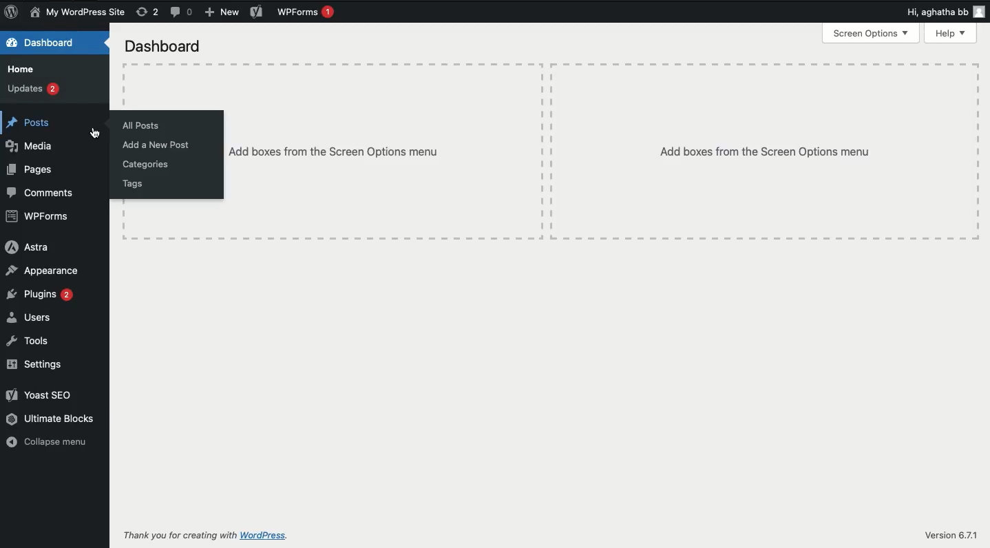  What do you see at coordinates (31, 169) in the screenshot?
I see `Pages` at bounding box center [31, 169].